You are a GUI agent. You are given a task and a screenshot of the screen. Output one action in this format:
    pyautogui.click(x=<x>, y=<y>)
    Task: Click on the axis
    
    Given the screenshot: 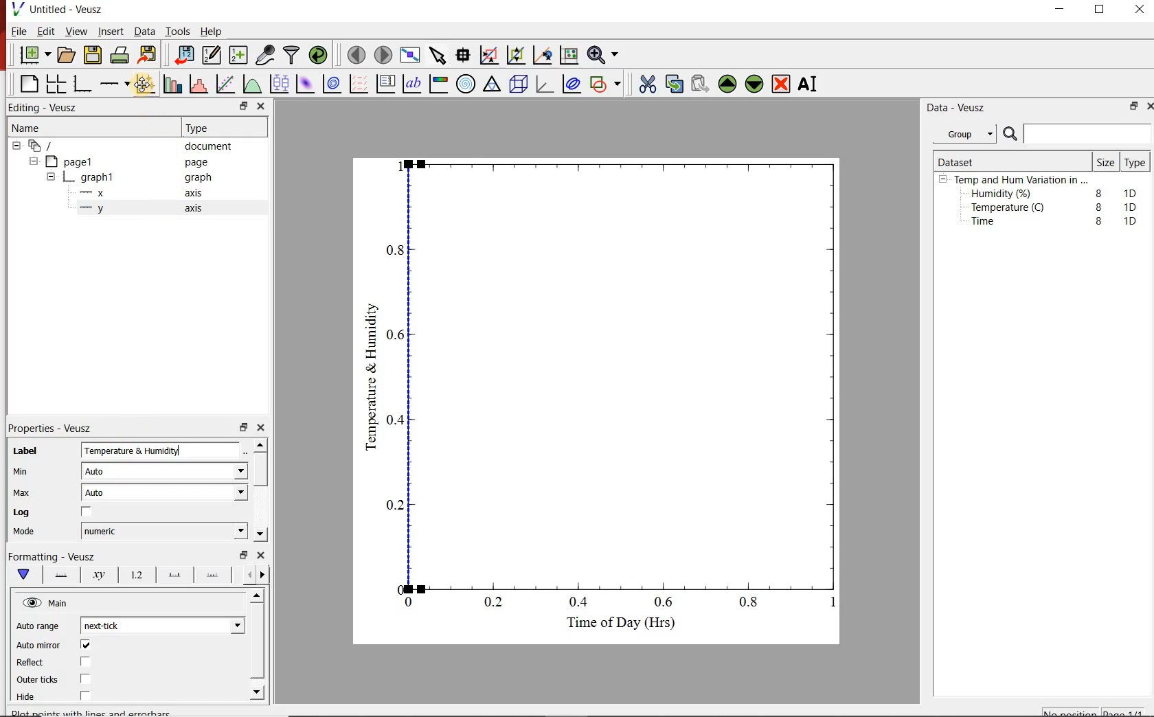 What is the action you would take?
    pyautogui.click(x=196, y=210)
    